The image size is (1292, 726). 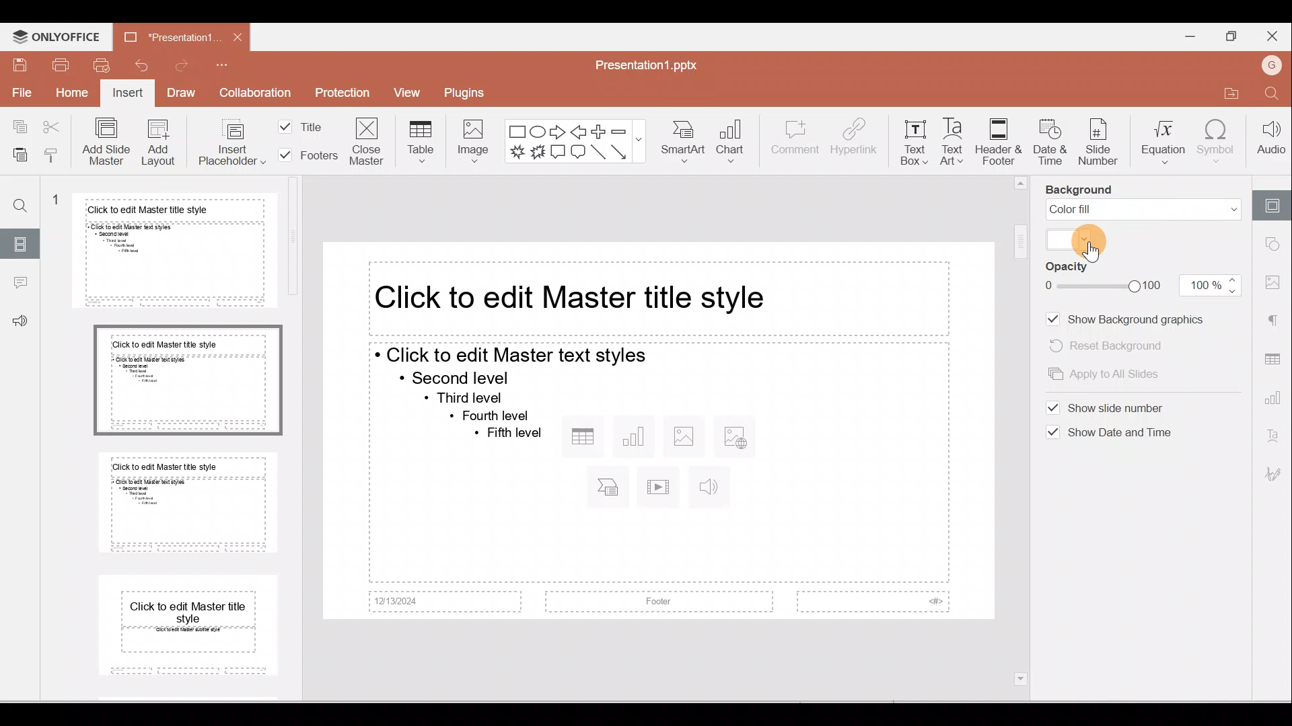 I want to click on Rectangle, so click(x=516, y=130).